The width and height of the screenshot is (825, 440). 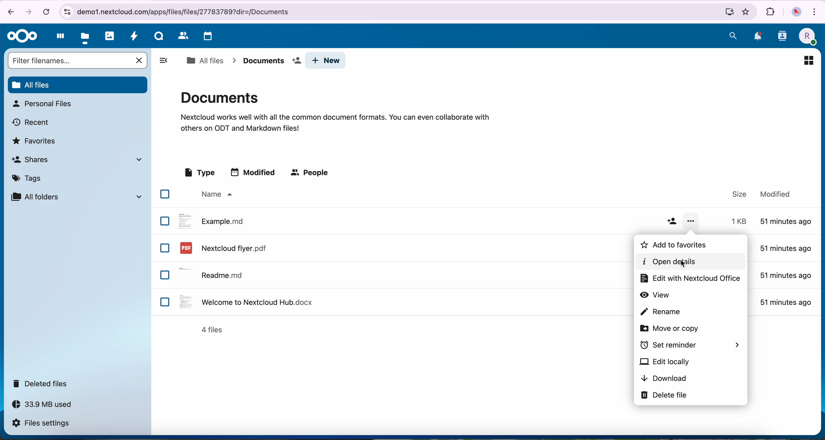 What do you see at coordinates (683, 264) in the screenshot?
I see `cursor` at bounding box center [683, 264].